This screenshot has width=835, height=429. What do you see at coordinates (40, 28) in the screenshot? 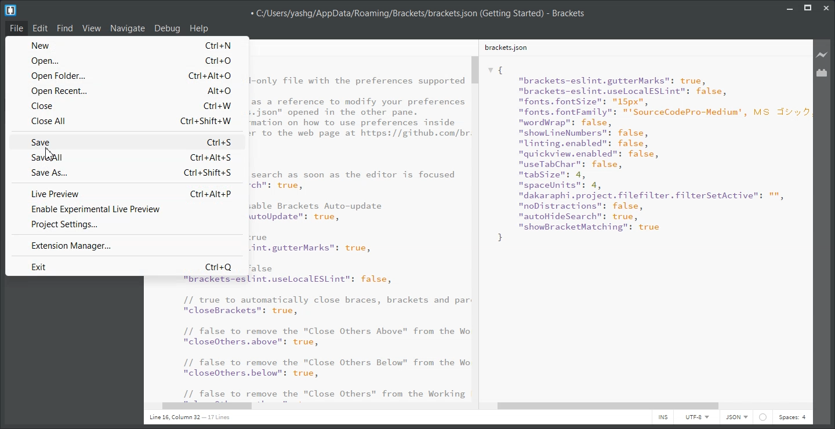
I see `Edit` at bounding box center [40, 28].